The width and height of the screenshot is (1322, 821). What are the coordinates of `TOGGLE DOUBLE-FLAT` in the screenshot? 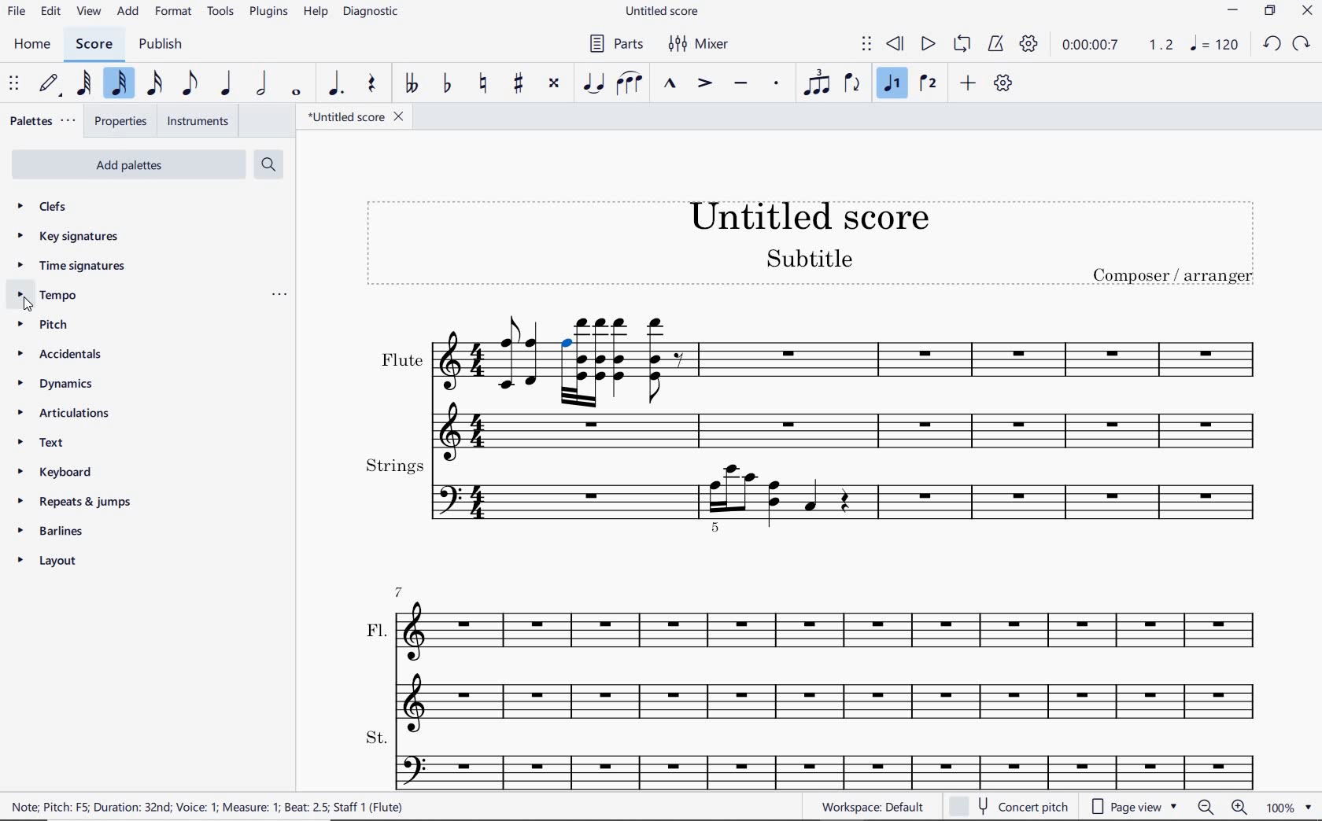 It's located at (411, 84).